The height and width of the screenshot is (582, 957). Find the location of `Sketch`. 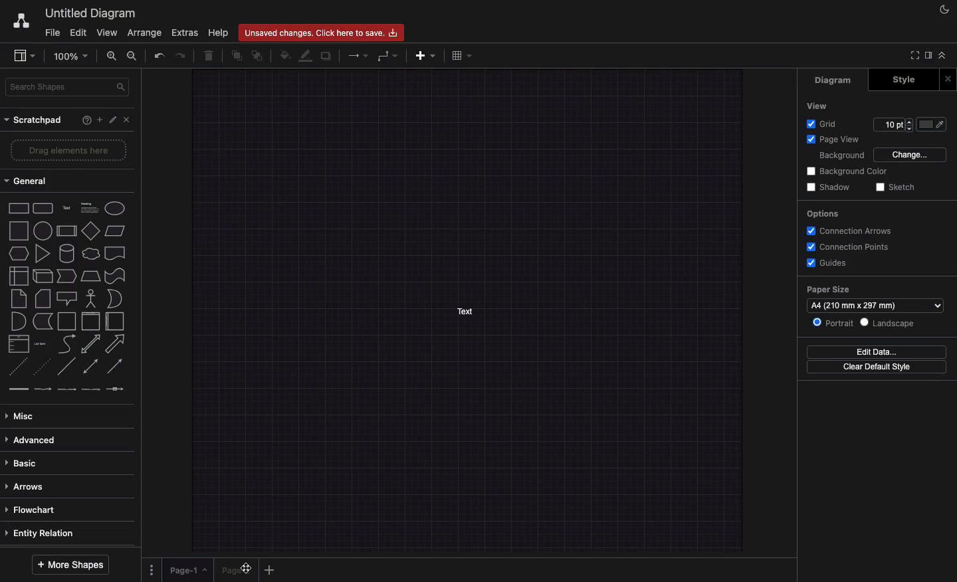

Sketch is located at coordinates (898, 187).